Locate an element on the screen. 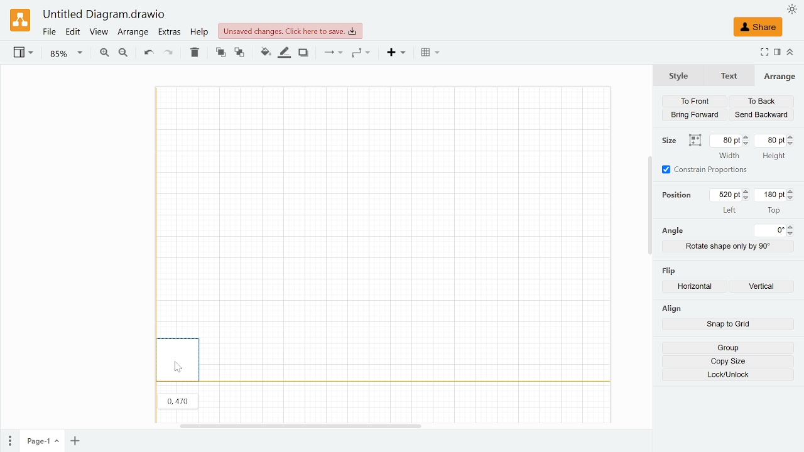 Image resolution: width=804 pixels, height=452 pixels. Share is located at coordinates (758, 27).